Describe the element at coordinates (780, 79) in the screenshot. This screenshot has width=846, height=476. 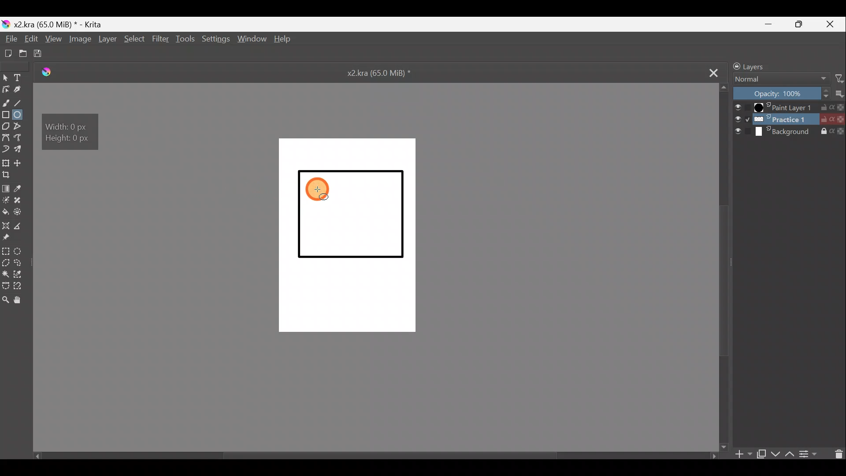
I see `Normal Blending mode` at that location.